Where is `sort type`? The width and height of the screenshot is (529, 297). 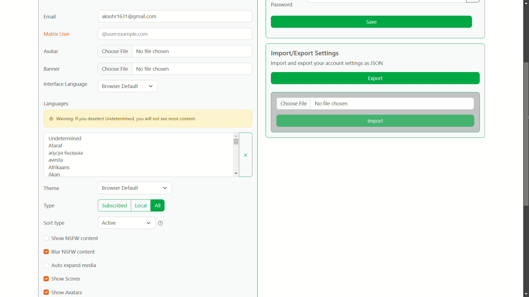 sort type is located at coordinates (54, 223).